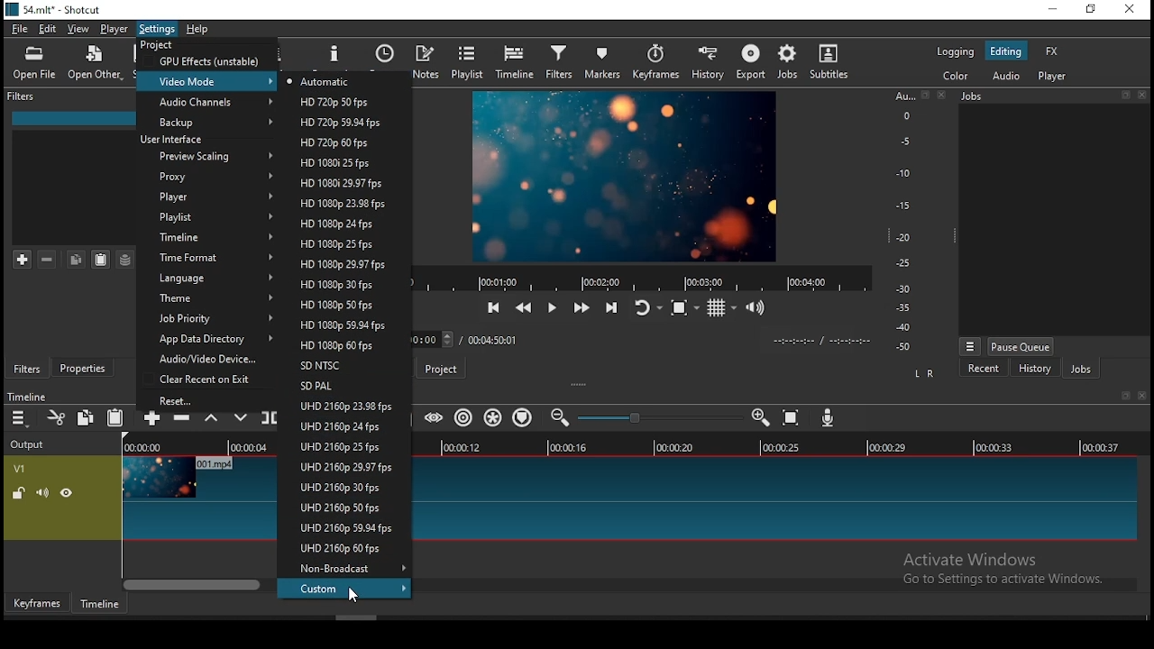 The height and width of the screenshot is (649, 1154). I want to click on resolution option, so click(342, 365).